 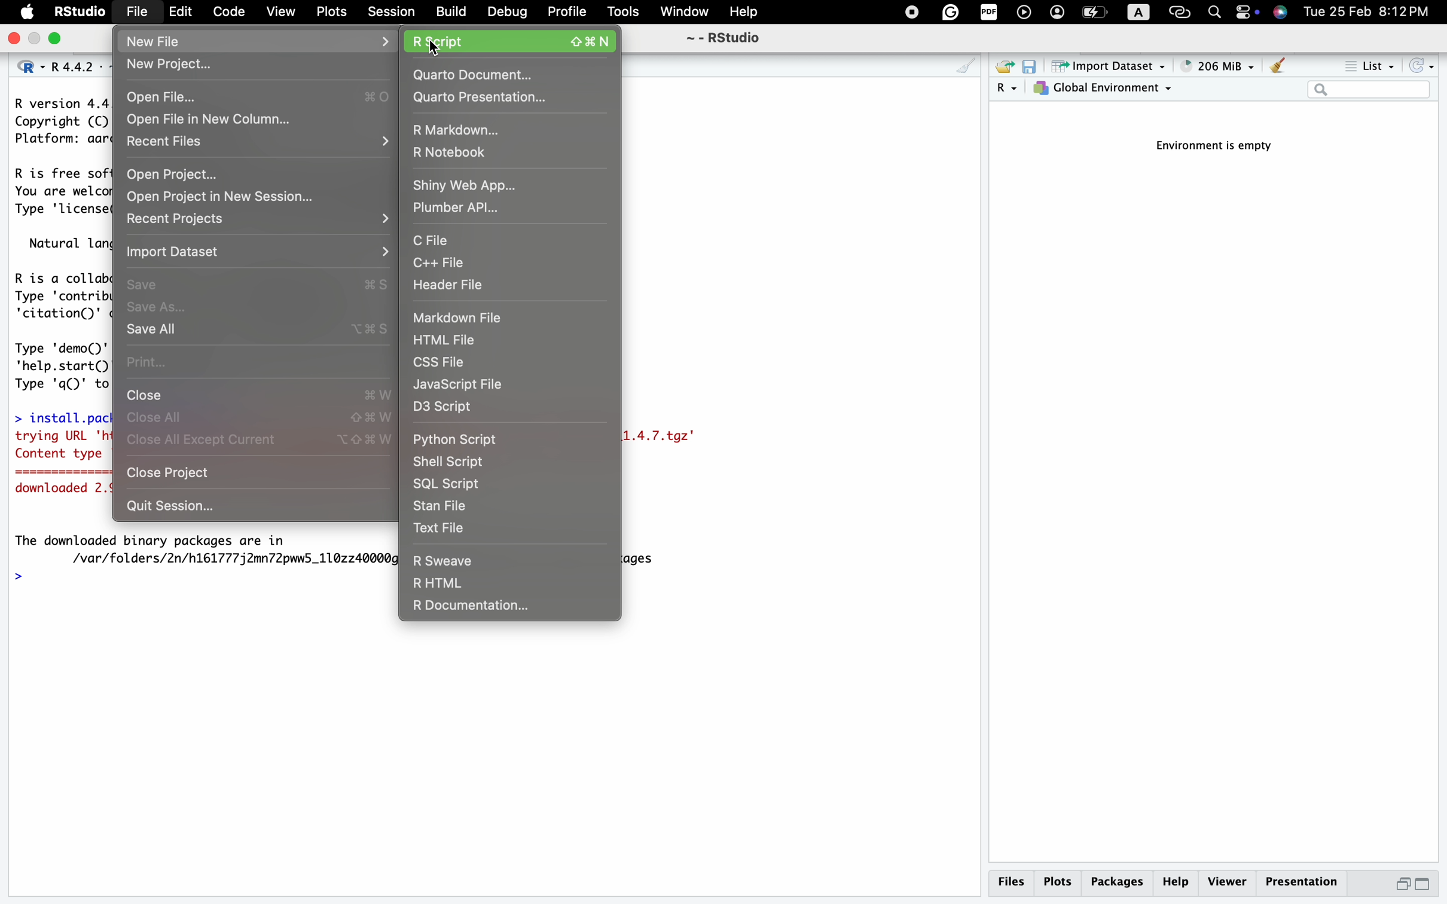 What do you see at coordinates (986, 14) in the screenshot?
I see `pdf` at bounding box center [986, 14].